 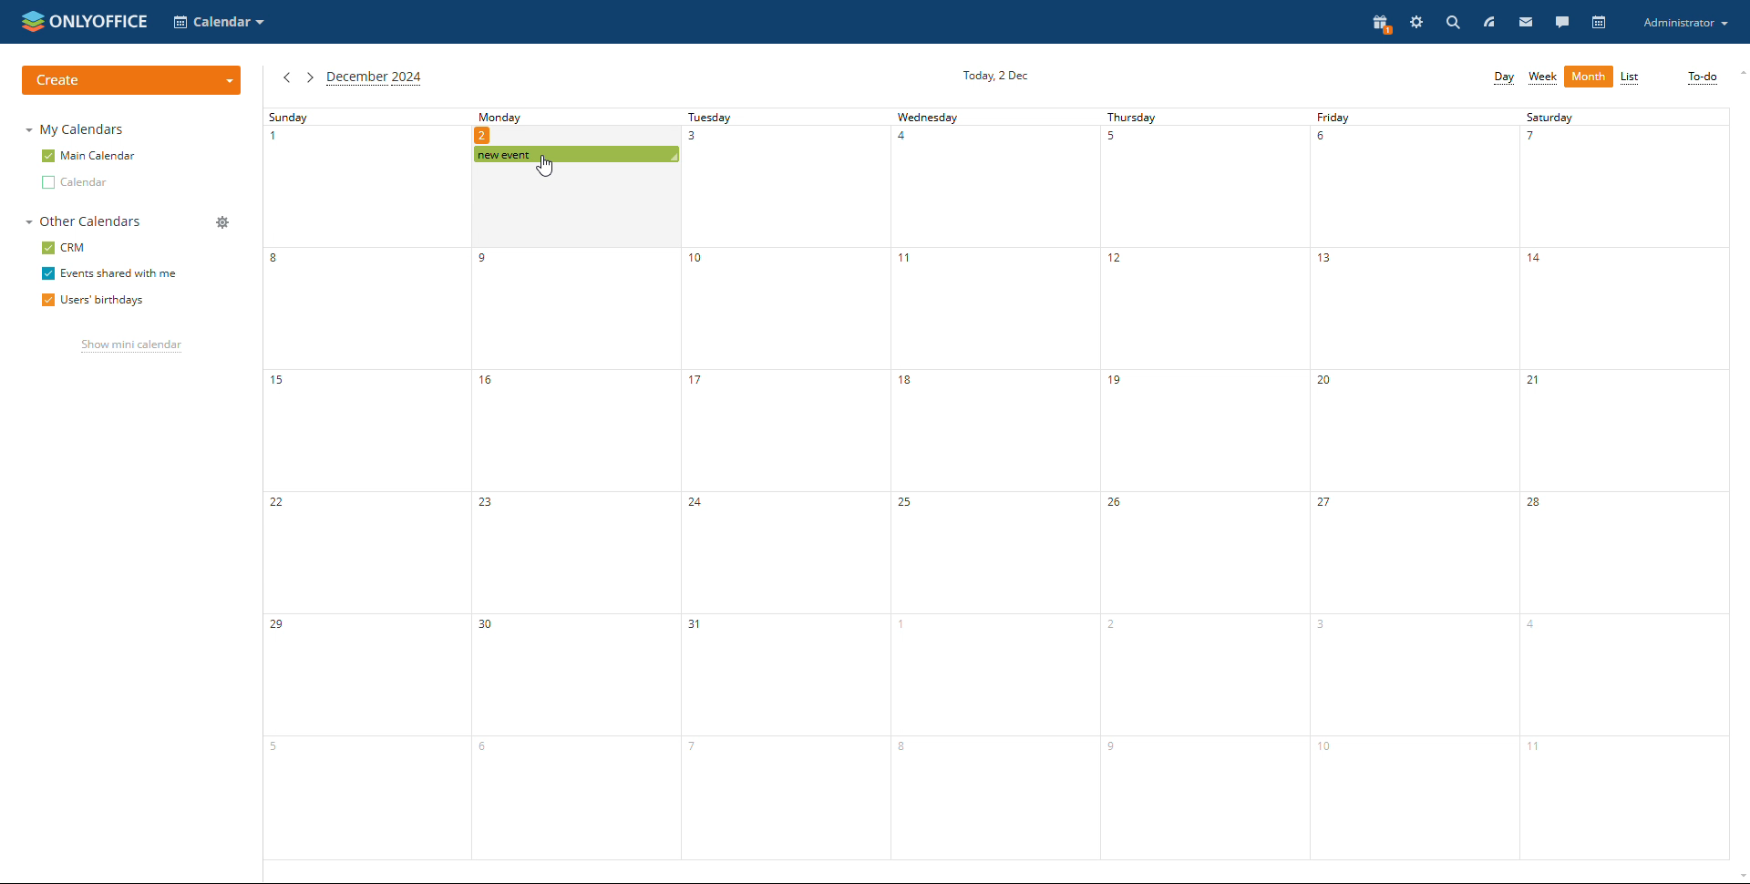 What do you see at coordinates (1704, 78) in the screenshot?
I see `to-do` at bounding box center [1704, 78].